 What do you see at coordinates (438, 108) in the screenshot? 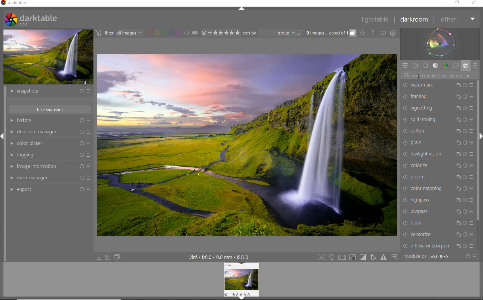
I see `vignetting` at bounding box center [438, 108].